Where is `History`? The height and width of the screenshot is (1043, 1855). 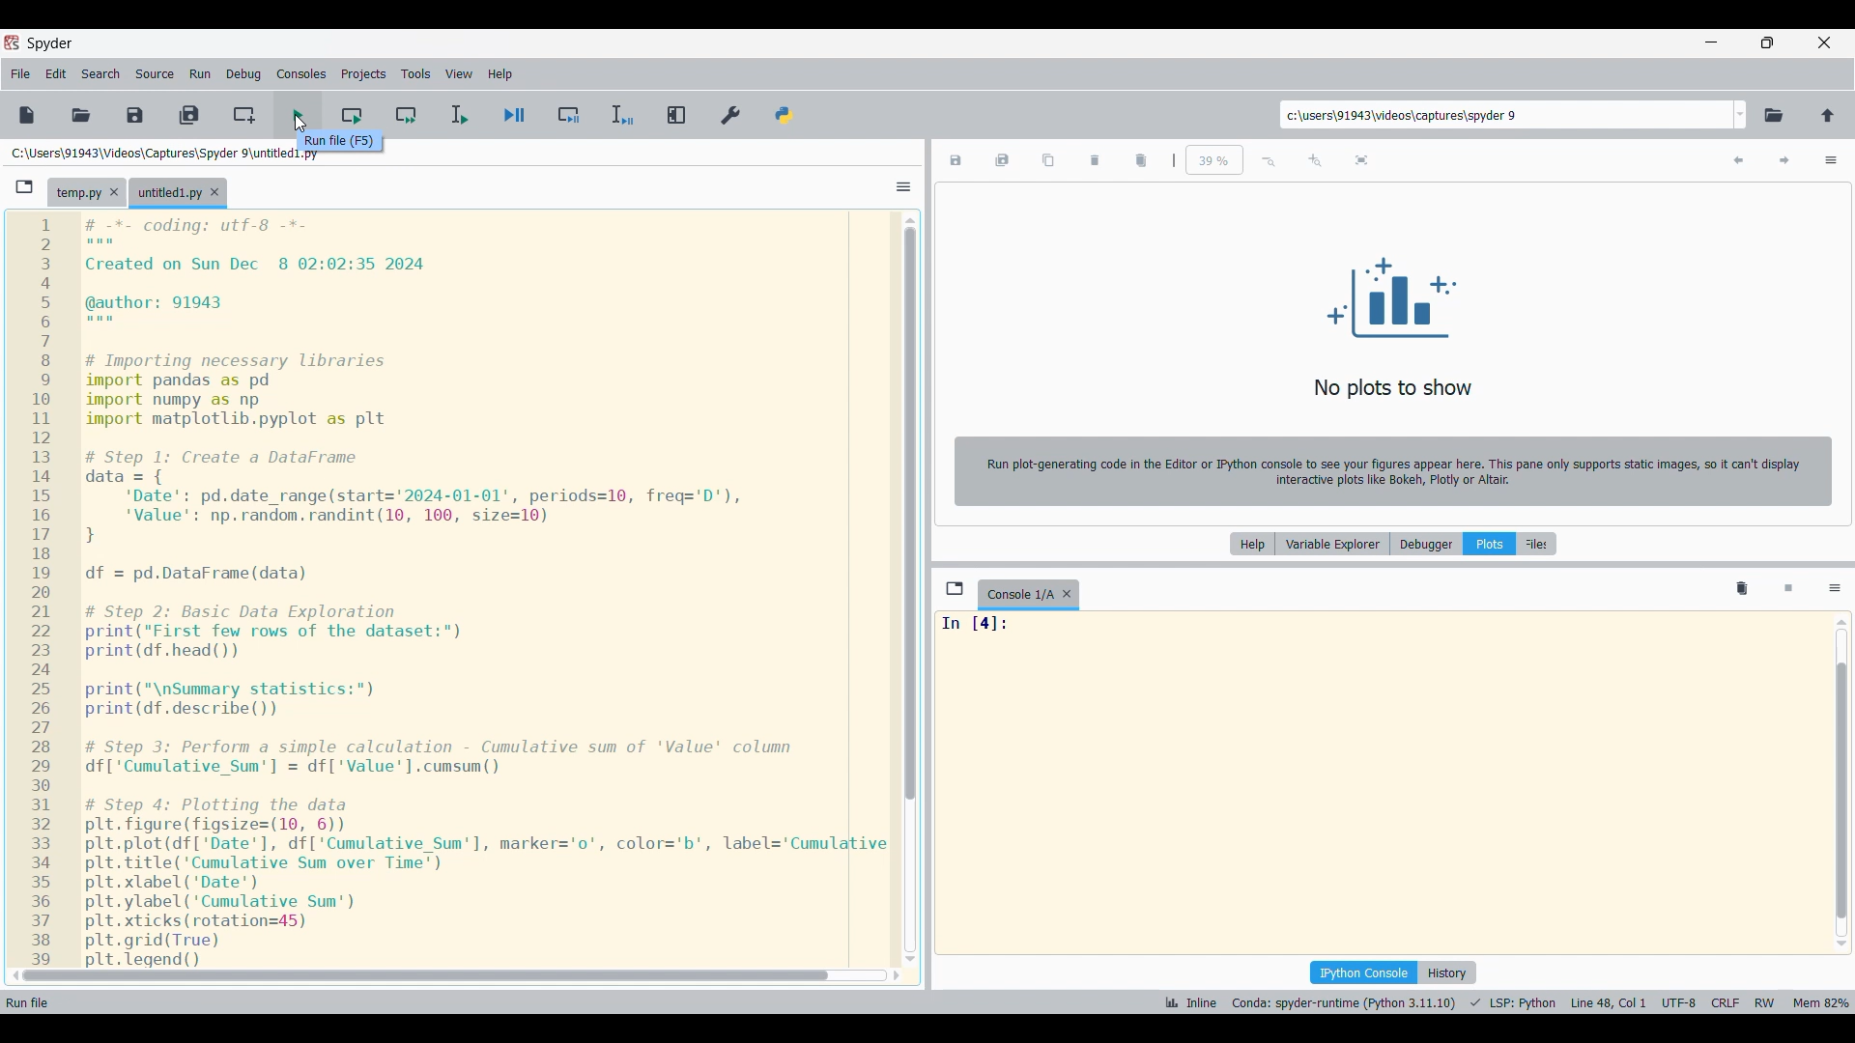 History is located at coordinates (1447, 973).